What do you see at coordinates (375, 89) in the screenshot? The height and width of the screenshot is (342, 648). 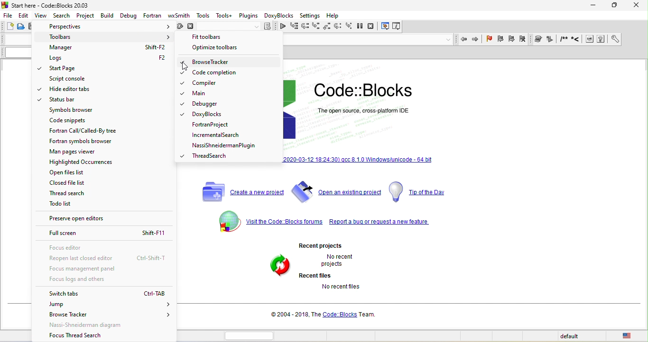 I see `code blocks ` at bounding box center [375, 89].